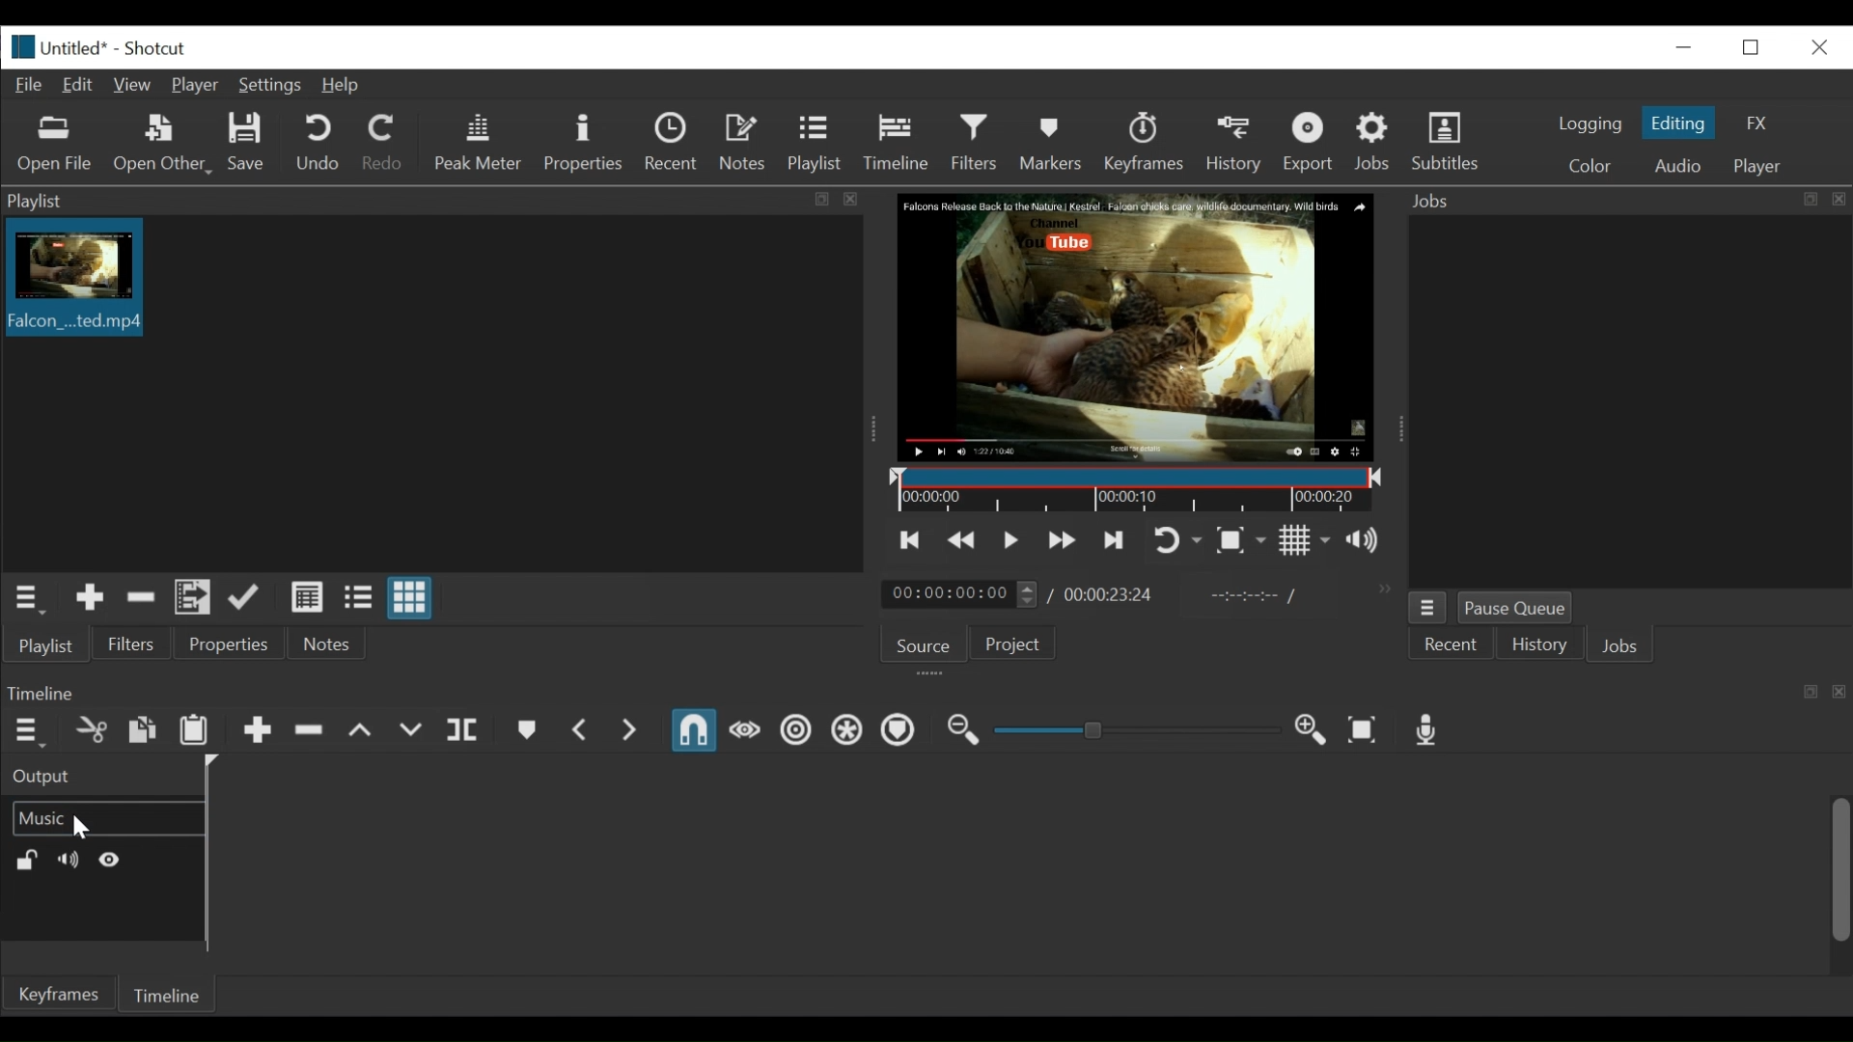 The width and height of the screenshot is (1853, 1042). Describe the element at coordinates (1304, 540) in the screenshot. I see `Toggle grid display on the player` at that location.